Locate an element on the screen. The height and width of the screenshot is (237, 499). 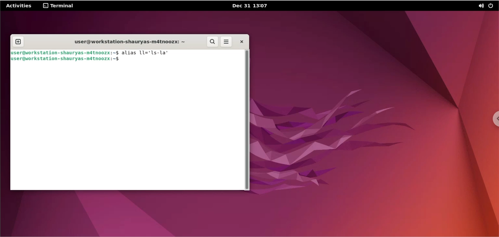
close is located at coordinates (240, 41).